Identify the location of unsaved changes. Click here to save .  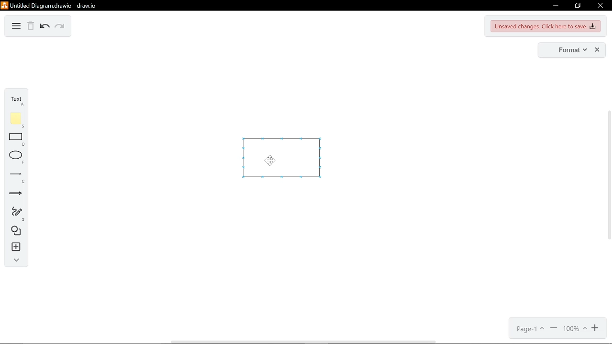
(546, 26).